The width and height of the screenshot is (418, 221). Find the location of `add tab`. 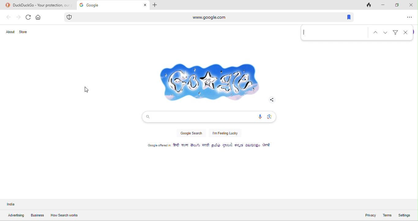

add tab is located at coordinates (156, 5).